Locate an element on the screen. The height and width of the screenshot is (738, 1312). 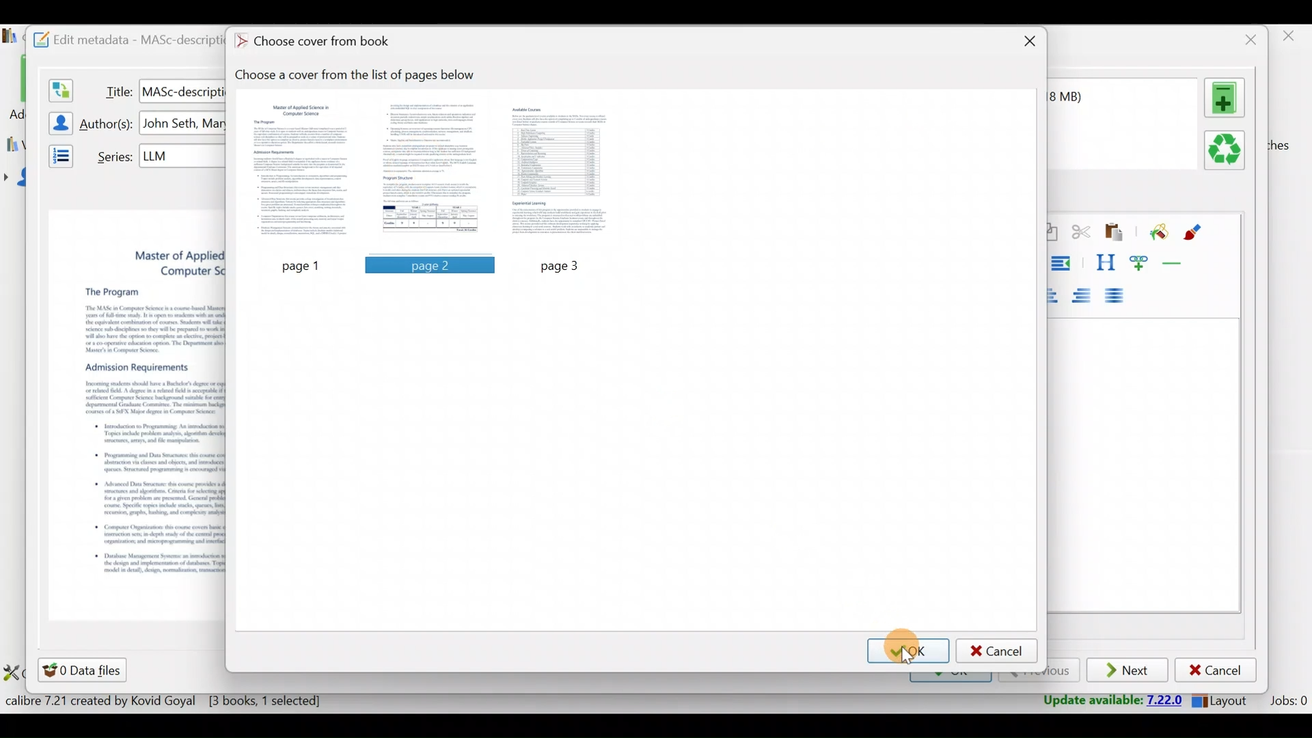
Jobs is located at coordinates (1287, 702).